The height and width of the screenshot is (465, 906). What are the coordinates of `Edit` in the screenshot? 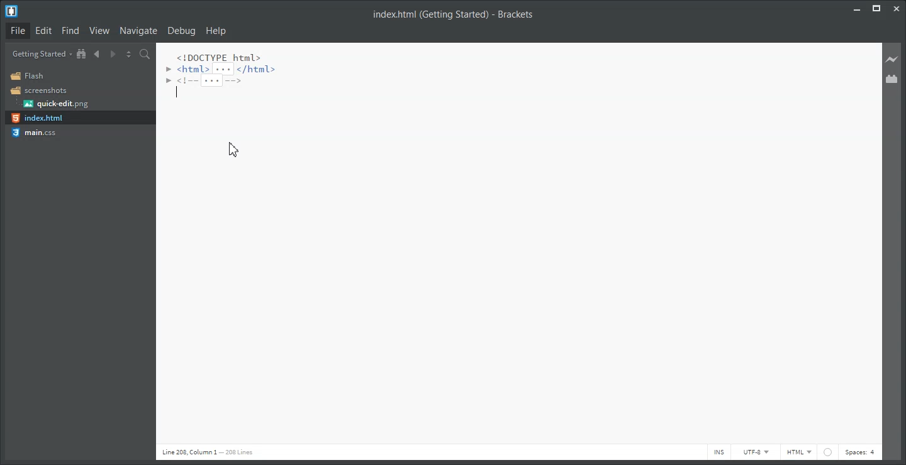 It's located at (44, 30).